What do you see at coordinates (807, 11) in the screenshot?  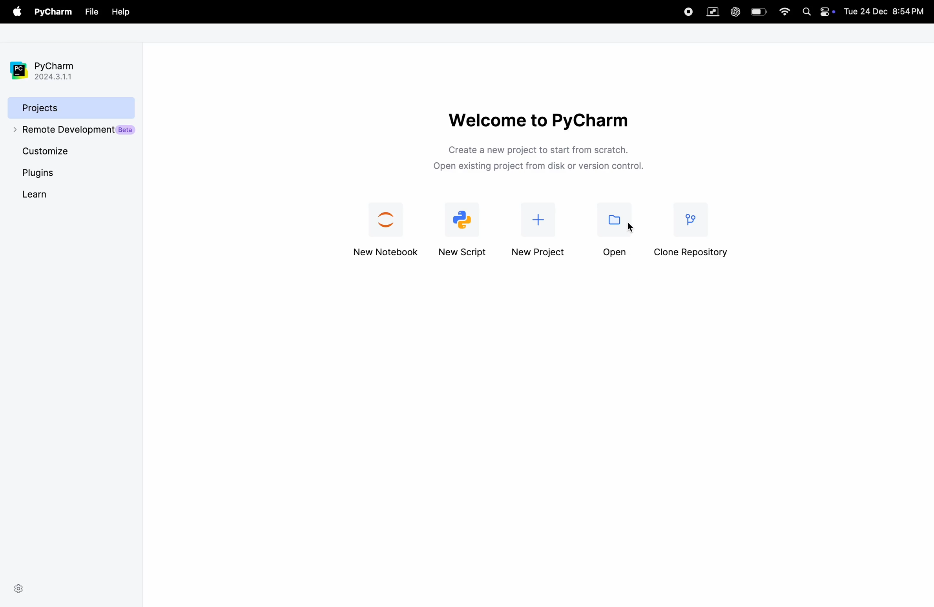 I see `search` at bounding box center [807, 11].